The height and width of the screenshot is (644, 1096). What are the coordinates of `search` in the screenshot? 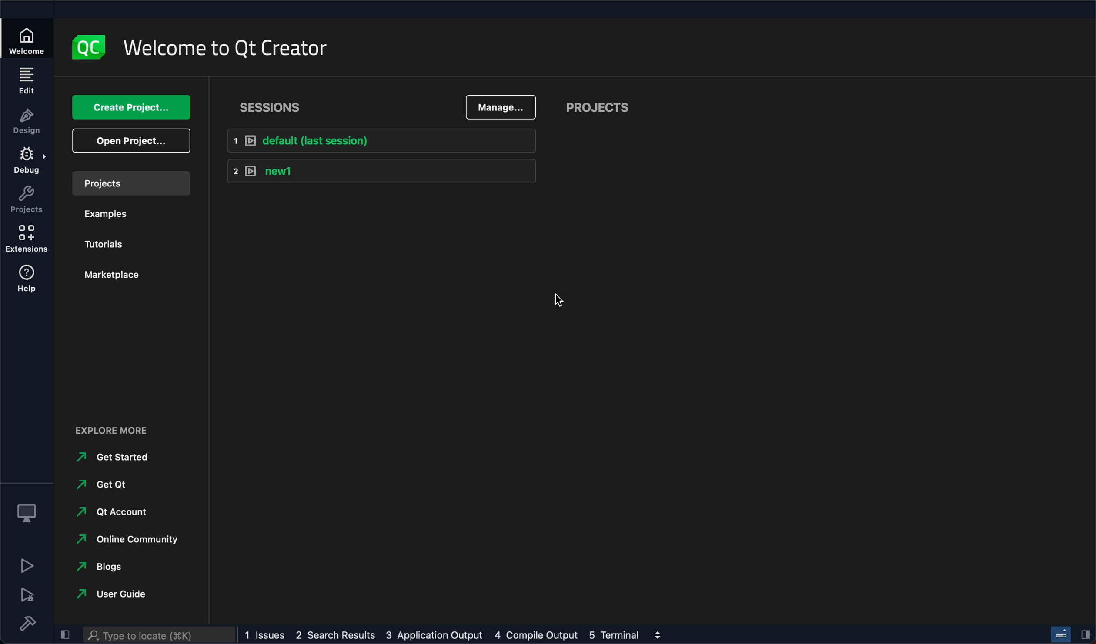 It's located at (158, 635).